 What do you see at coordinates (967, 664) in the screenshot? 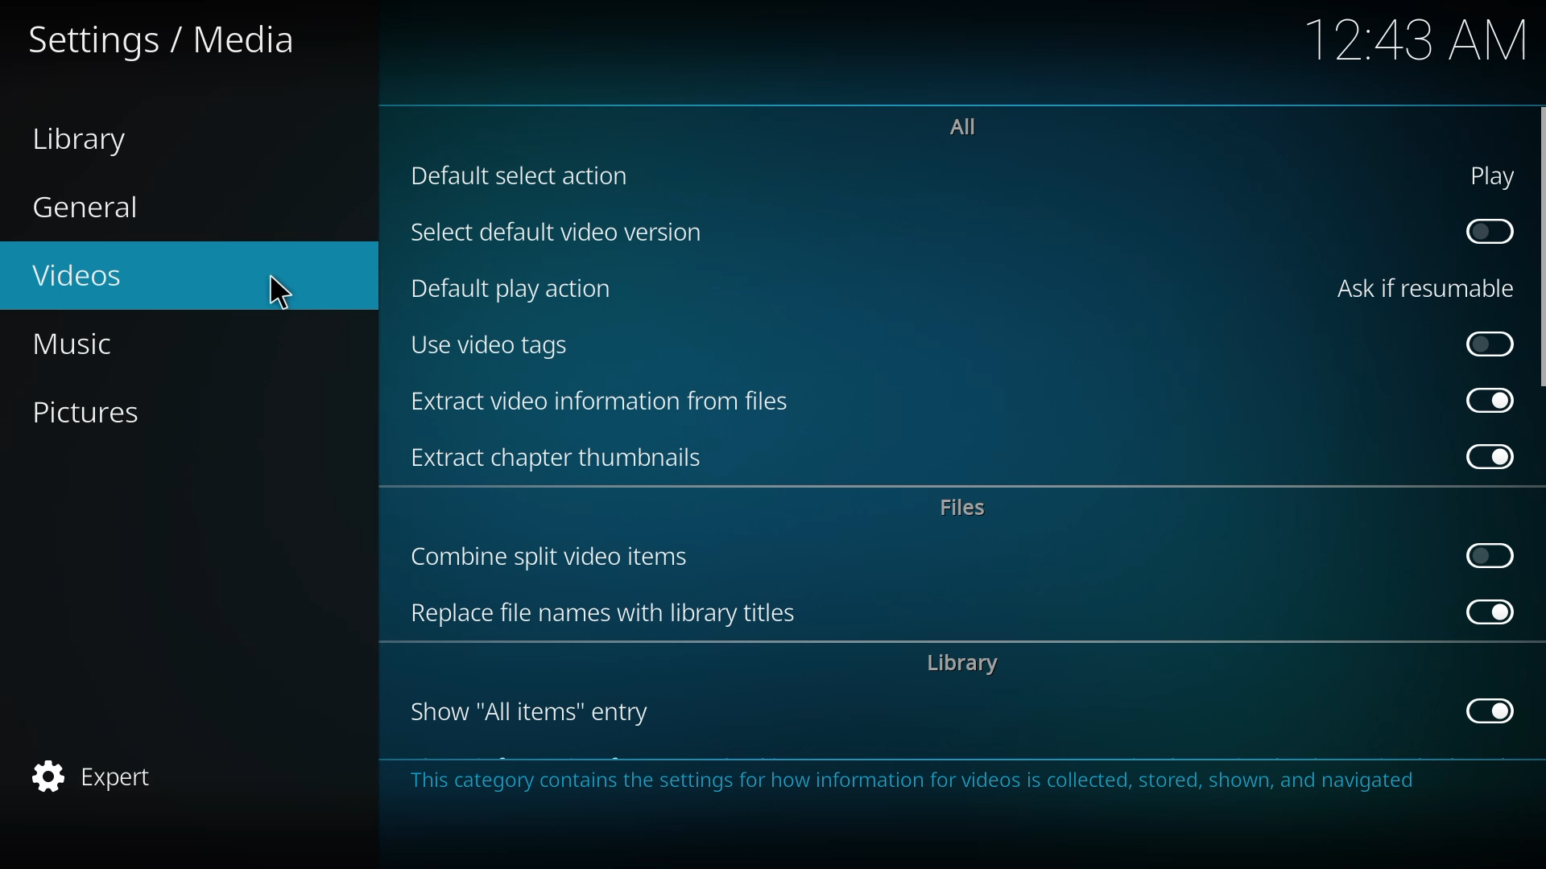
I see `library` at bounding box center [967, 664].